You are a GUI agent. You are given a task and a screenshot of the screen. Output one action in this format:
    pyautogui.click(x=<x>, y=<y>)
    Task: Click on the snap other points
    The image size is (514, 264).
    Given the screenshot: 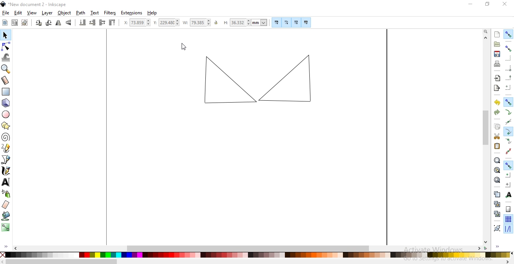 What is the action you would take?
    pyautogui.click(x=509, y=165)
    